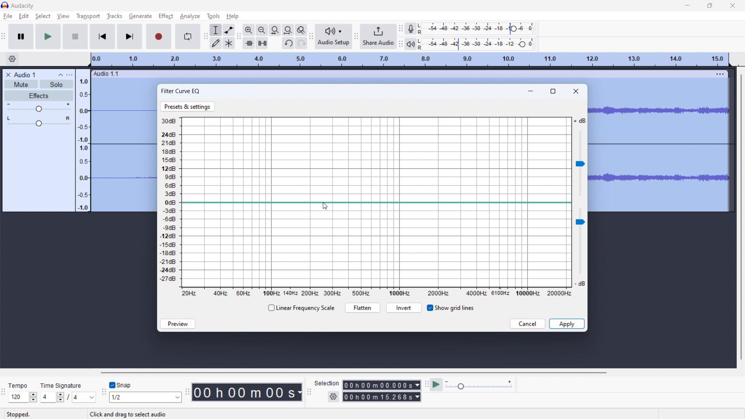 Image resolution: width=745 pixels, height=419 pixels. What do you see at coordinates (413, 43) in the screenshot?
I see `playback meter` at bounding box center [413, 43].